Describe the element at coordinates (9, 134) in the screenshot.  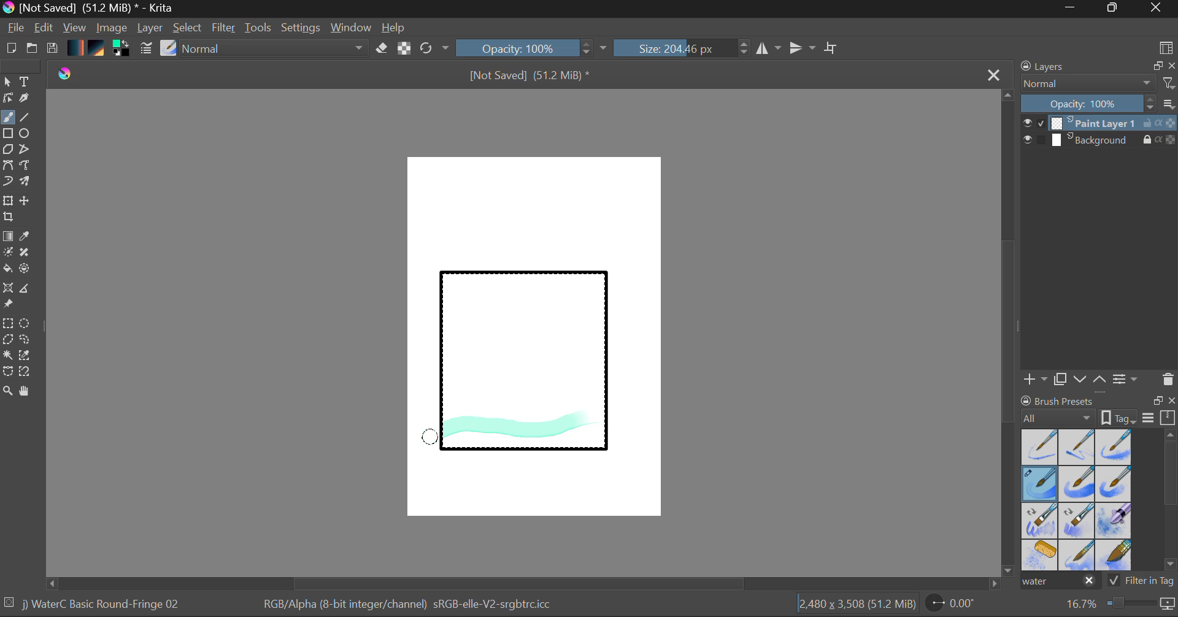
I see `Rectangle` at that location.